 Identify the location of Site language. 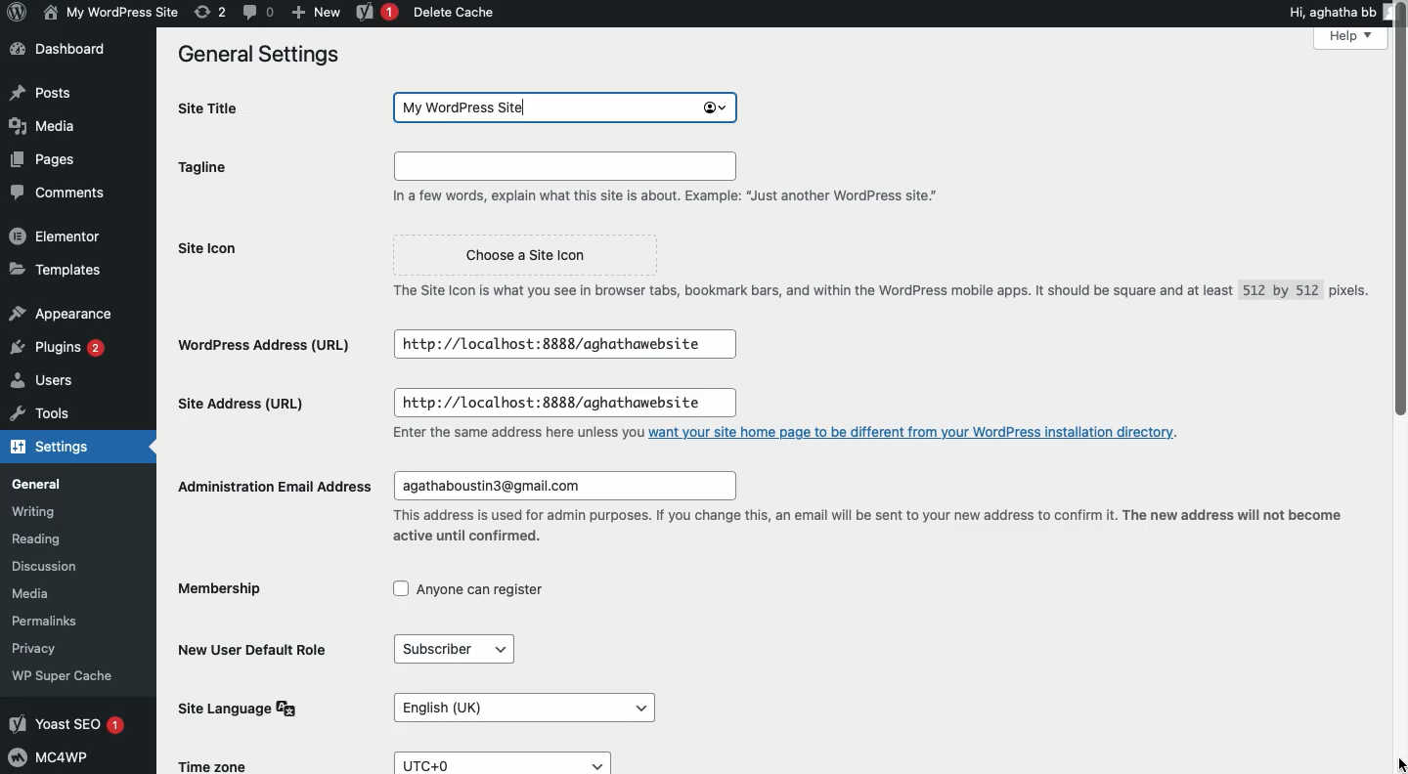
(245, 714).